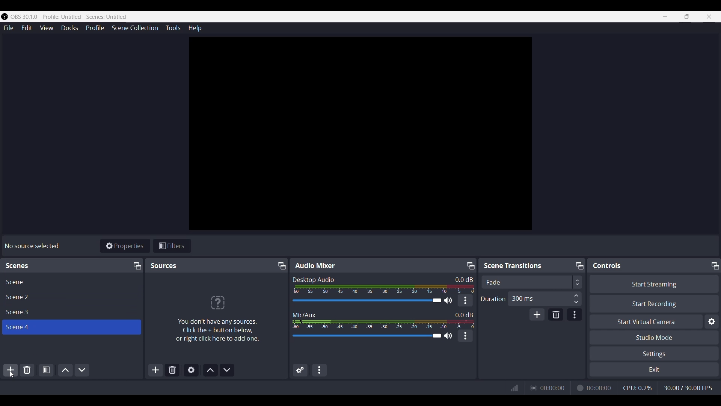  What do you see at coordinates (514, 388) in the screenshot?
I see `Graph` at bounding box center [514, 388].